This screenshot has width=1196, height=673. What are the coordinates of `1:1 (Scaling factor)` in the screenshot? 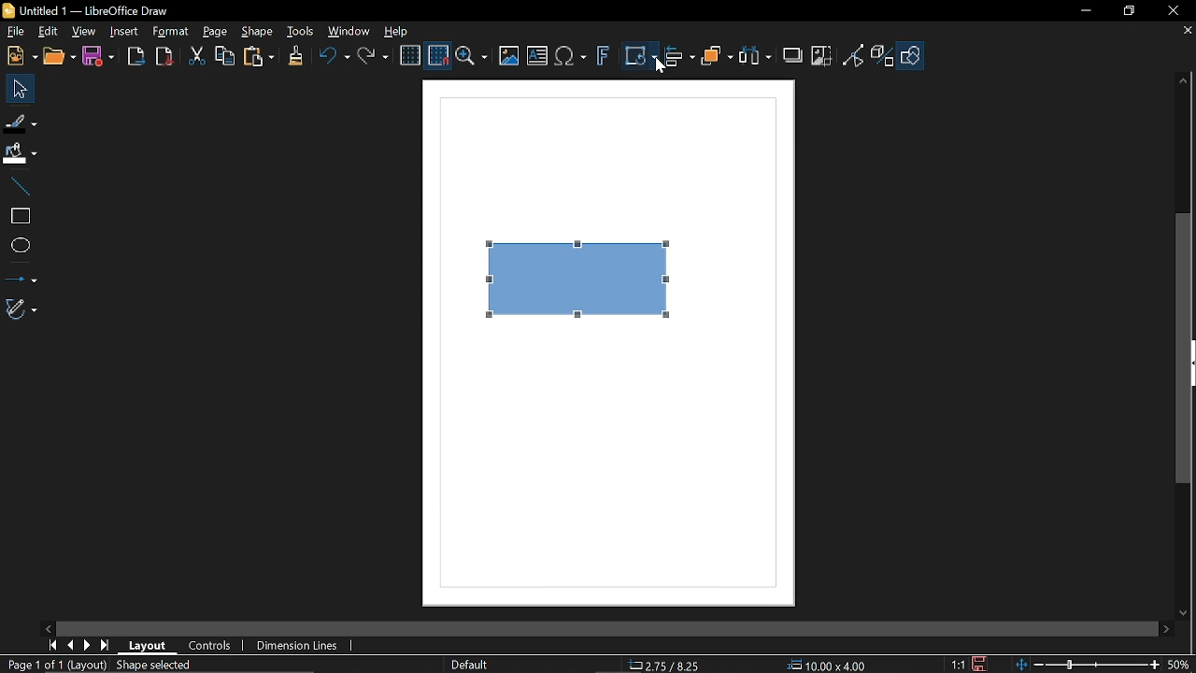 It's located at (958, 665).